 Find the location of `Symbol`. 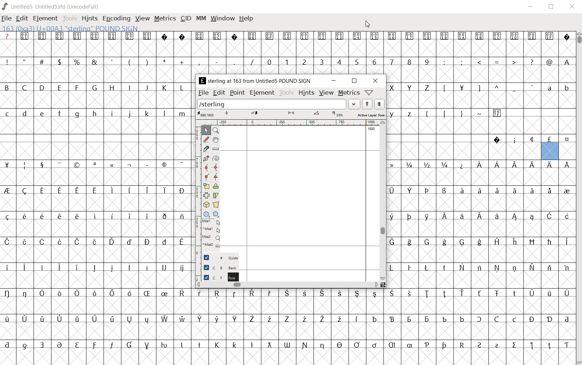

Symbol is located at coordinates (112, 319).